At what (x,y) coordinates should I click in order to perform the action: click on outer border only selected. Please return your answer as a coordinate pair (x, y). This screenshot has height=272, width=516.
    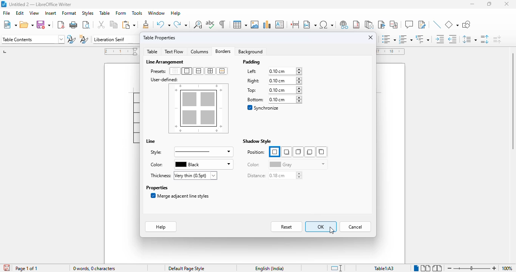
    Looking at the image, I should click on (187, 71).